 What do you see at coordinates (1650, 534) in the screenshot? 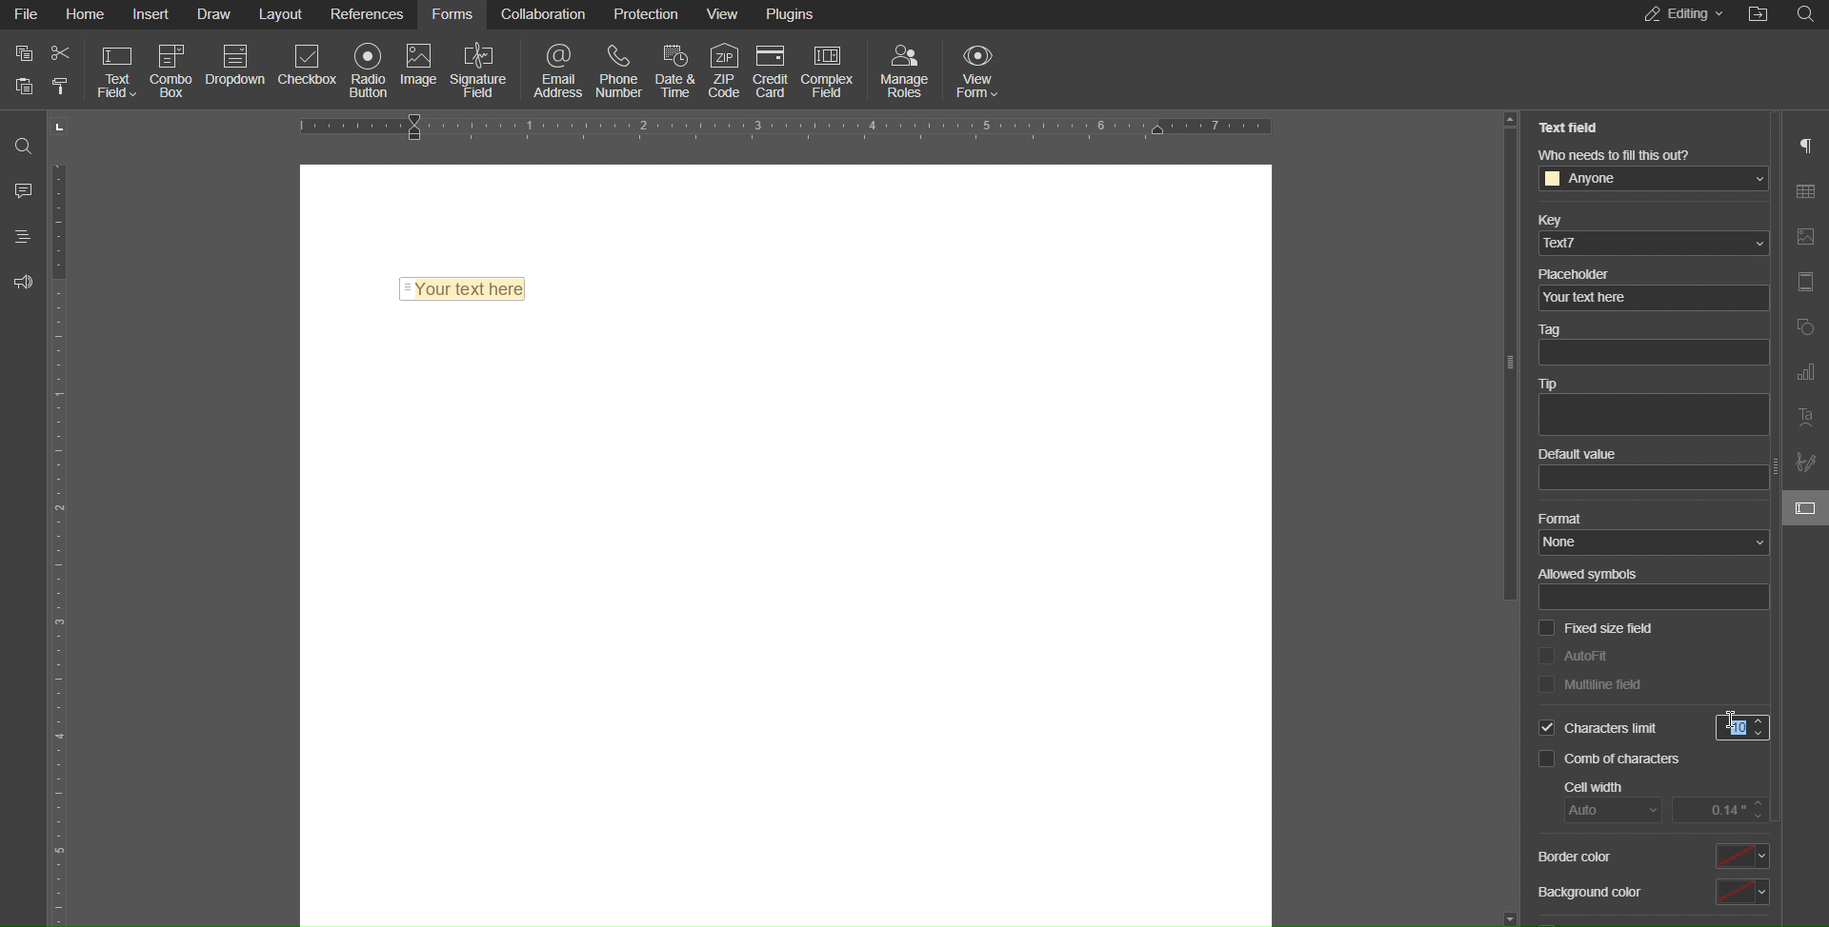
I see `Format ` at bounding box center [1650, 534].